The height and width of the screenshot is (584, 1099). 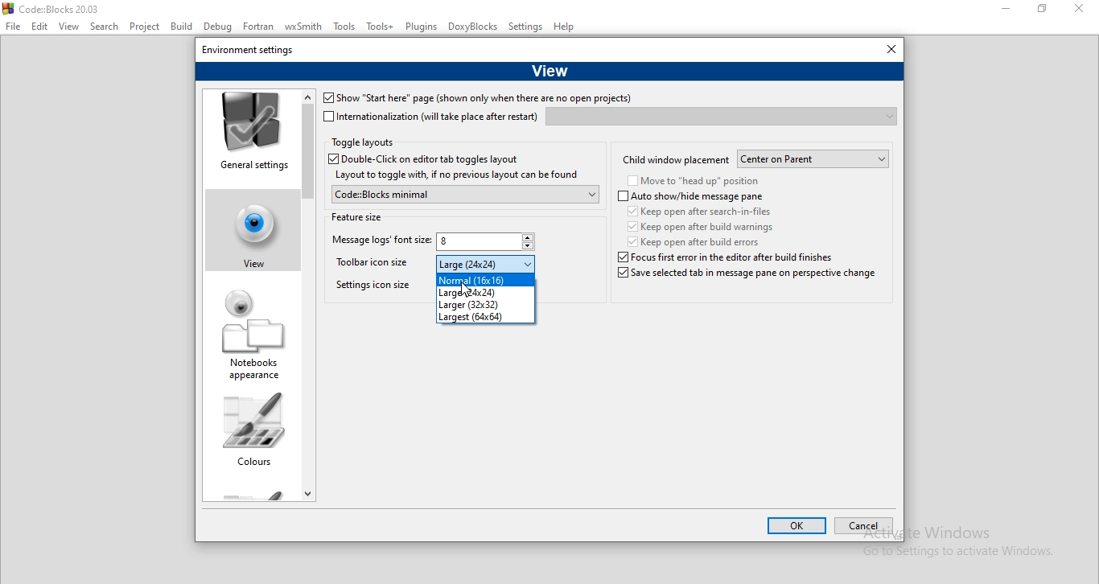 What do you see at coordinates (455, 175) in the screenshot?
I see `Layout to toggle with, if no previous layout can be found` at bounding box center [455, 175].